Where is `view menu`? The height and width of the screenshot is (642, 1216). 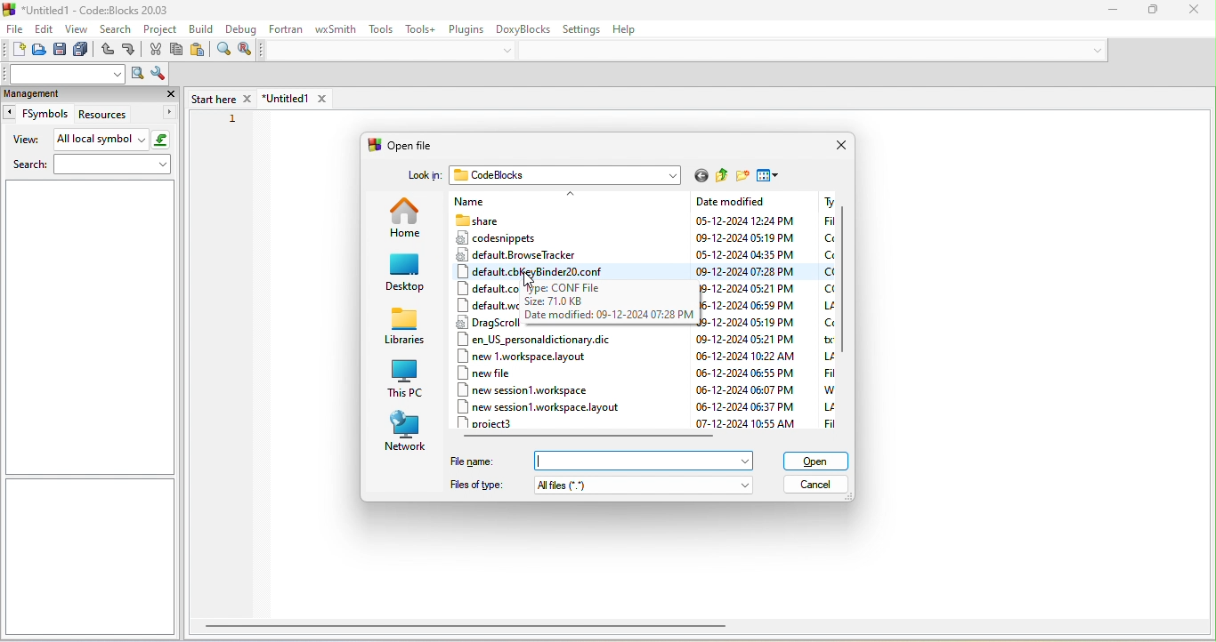
view menu is located at coordinates (770, 175).